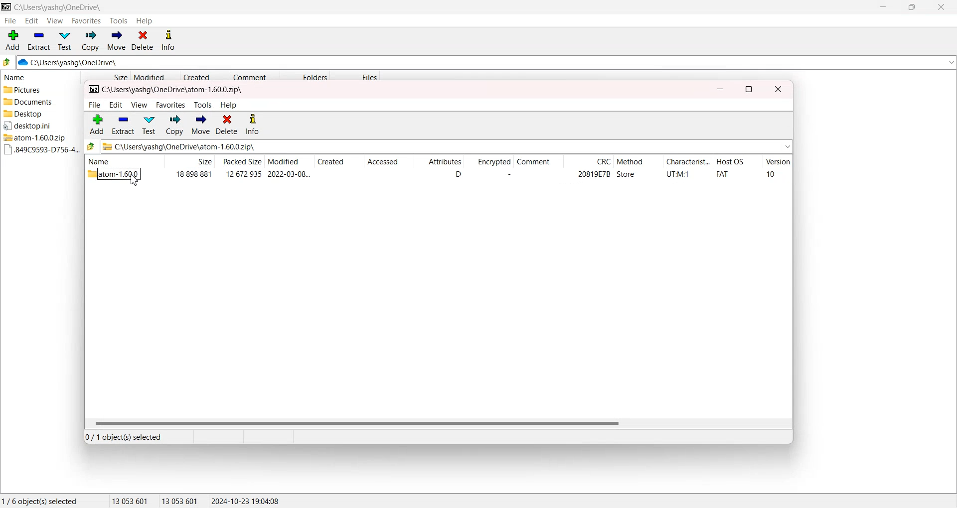 This screenshot has width=957, height=508. I want to click on Attributes, so click(439, 162).